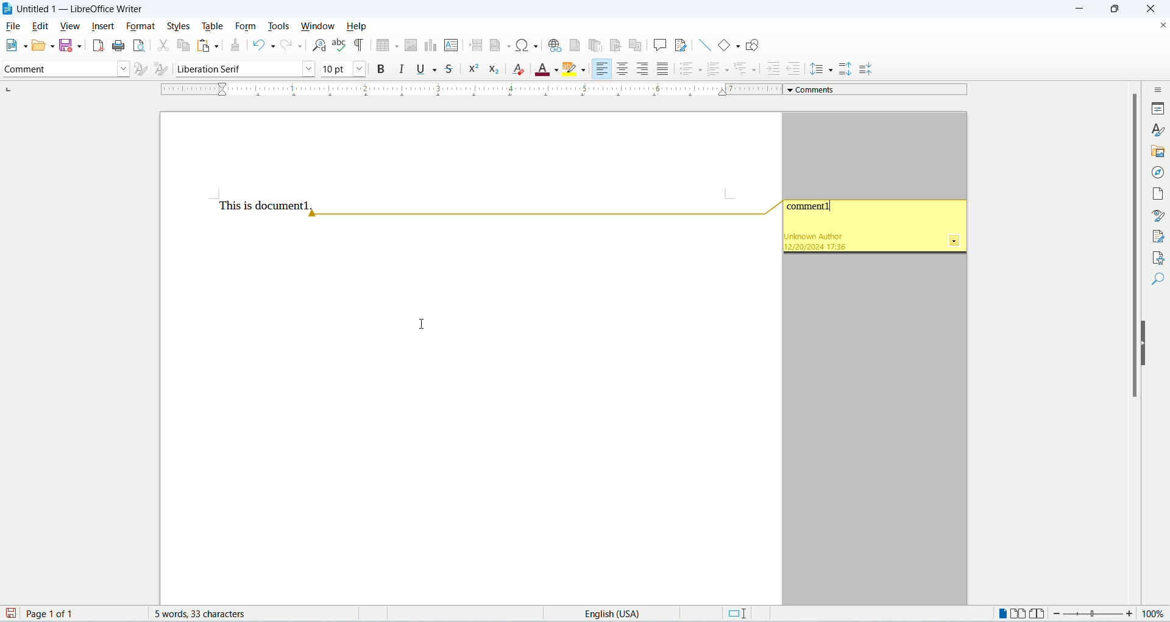 This screenshot has height=622, width=1170. I want to click on minimize, so click(1084, 9).